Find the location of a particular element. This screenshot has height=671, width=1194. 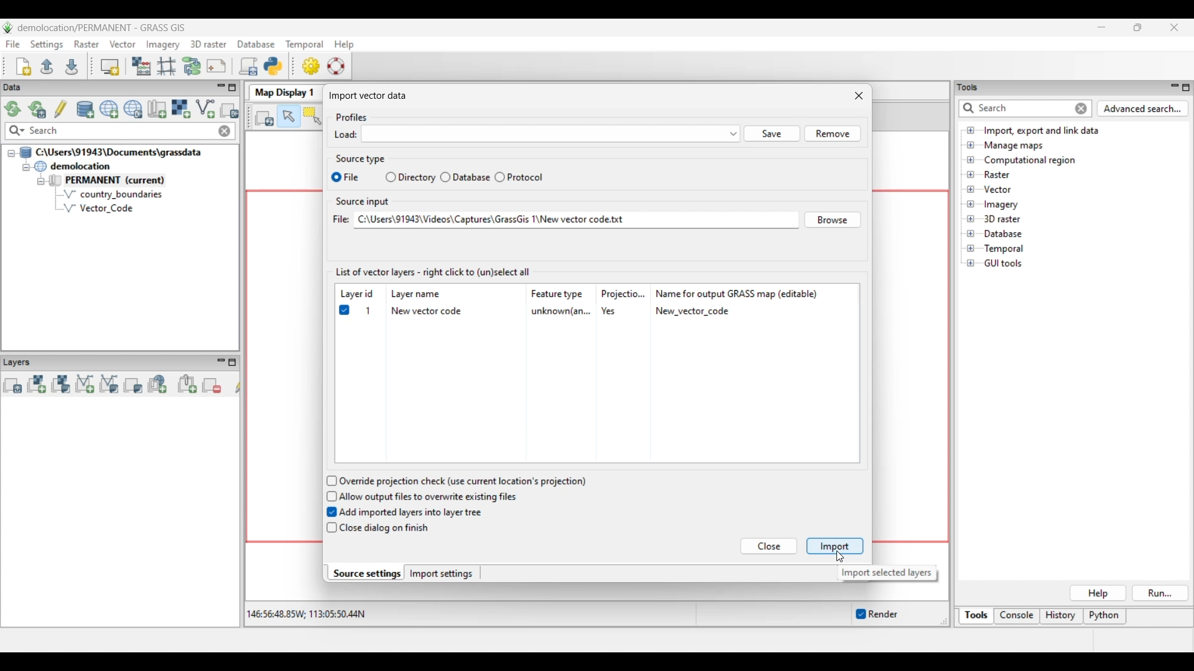

File menu is located at coordinates (13, 44).